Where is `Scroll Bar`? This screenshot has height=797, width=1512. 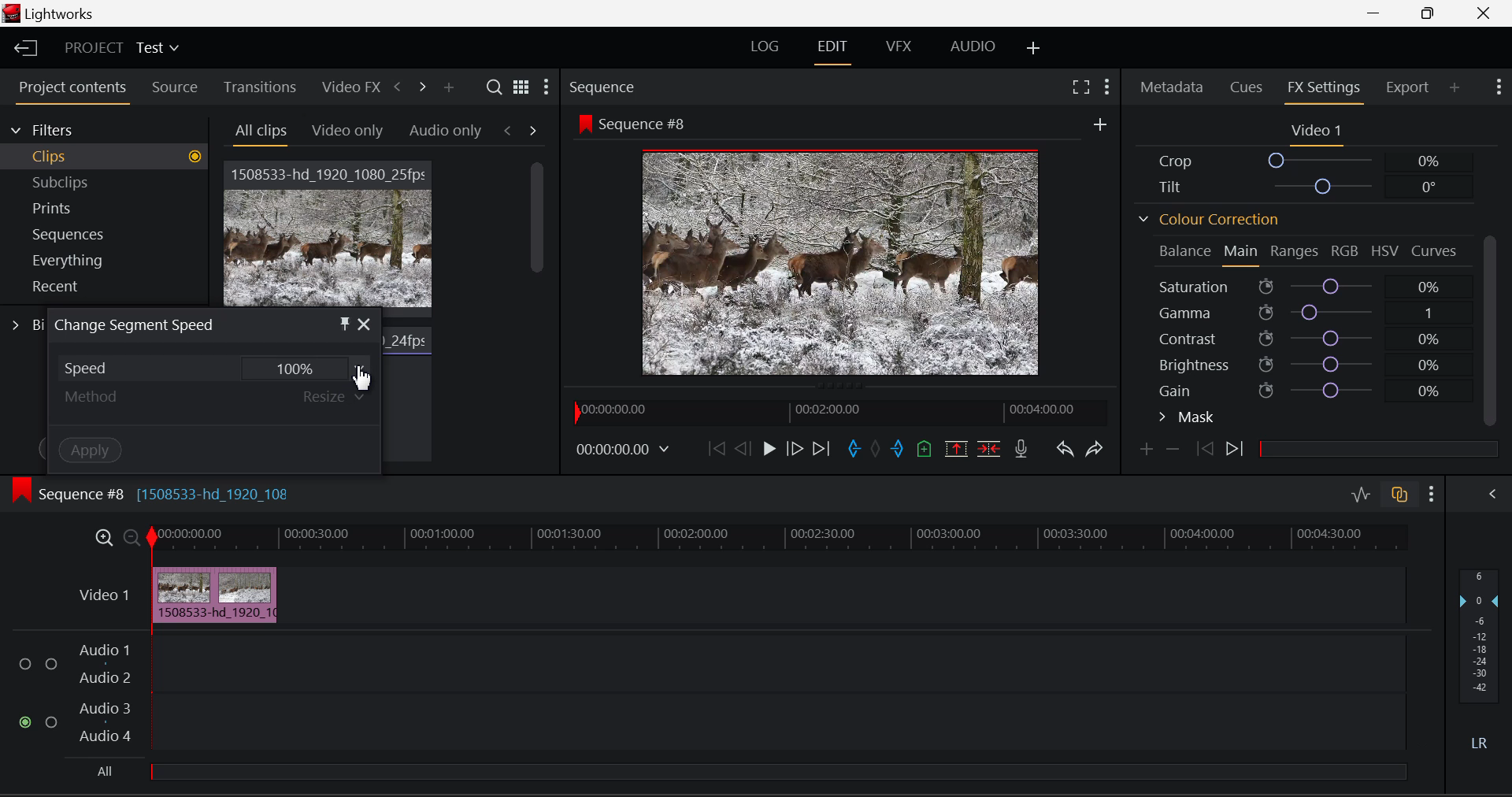 Scroll Bar is located at coordinates (535, 237).